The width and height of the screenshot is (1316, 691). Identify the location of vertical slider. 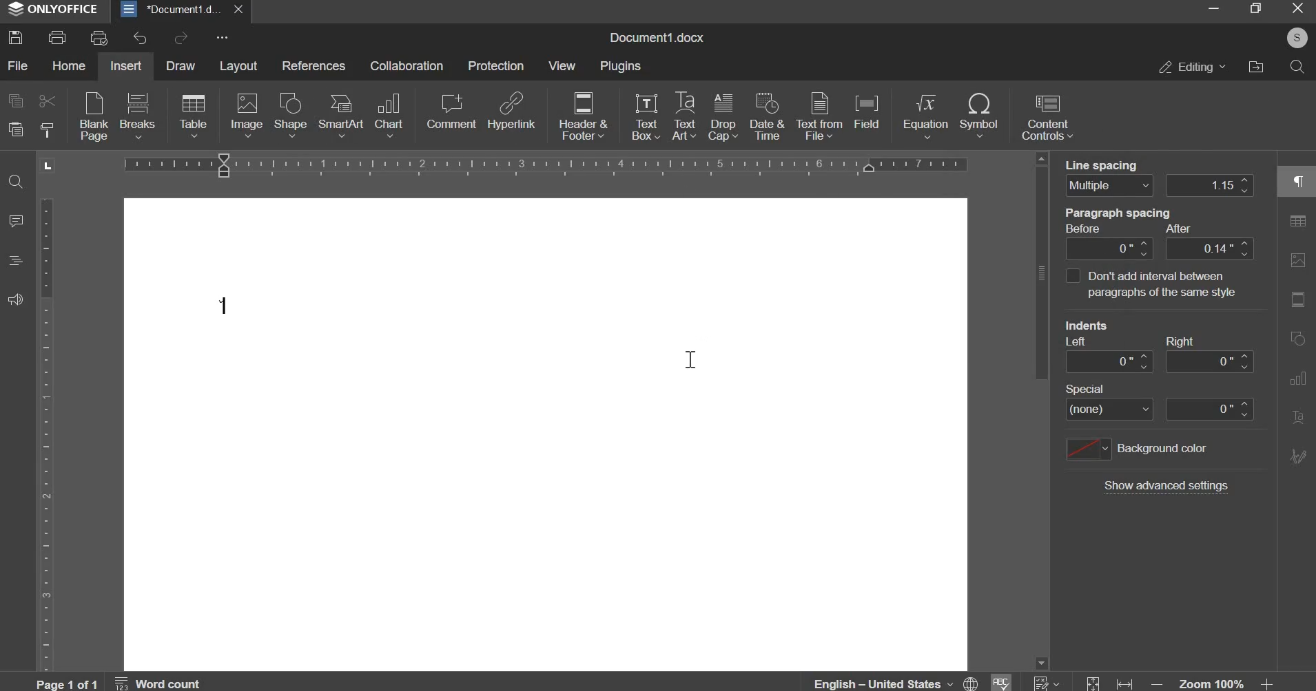
(1042, 411).